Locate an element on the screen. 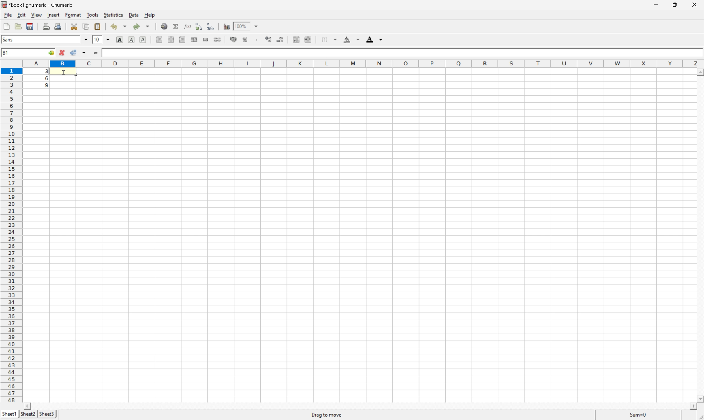 The image size is (704, 420). Cancel changes is located at coordinates (63, 52).